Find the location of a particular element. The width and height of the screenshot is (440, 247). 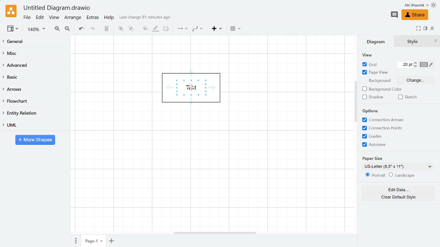

Landscape is located at coordinates (410, 176).